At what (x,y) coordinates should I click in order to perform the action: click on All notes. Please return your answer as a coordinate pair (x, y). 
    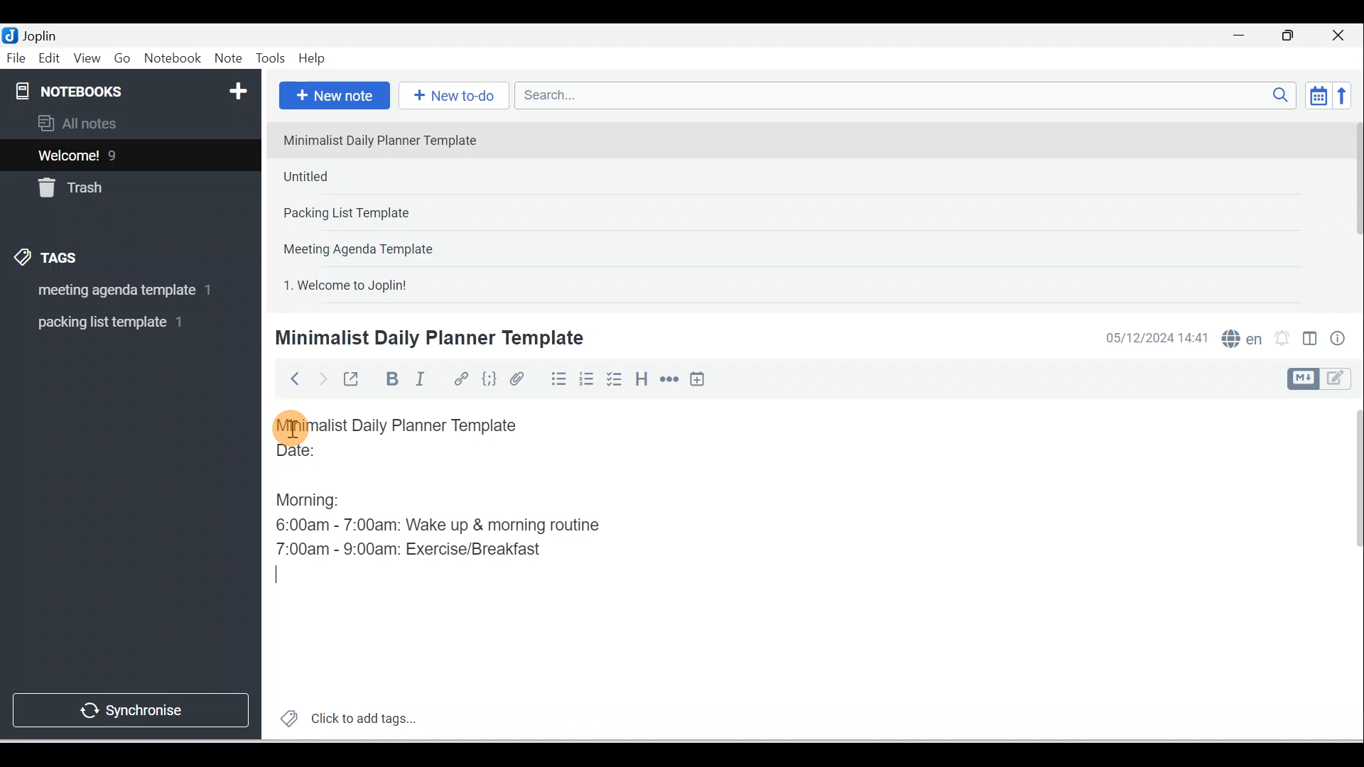
    Looking at the image, I should click on (129, 123).